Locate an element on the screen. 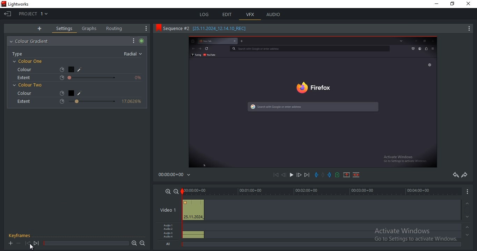 The width and height of the screenshot is (477, 251). 17.0626% is located at coordinates (133, 103).